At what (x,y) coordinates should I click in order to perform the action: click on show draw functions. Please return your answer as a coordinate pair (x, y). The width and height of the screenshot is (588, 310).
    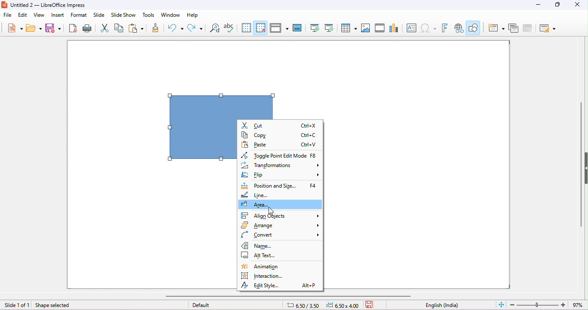
    Looking at the image, I should click on (474, 27).